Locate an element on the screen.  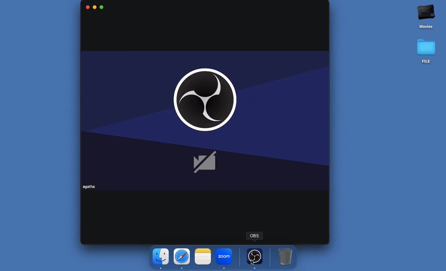
Finder is located at coordinates (161, 258).